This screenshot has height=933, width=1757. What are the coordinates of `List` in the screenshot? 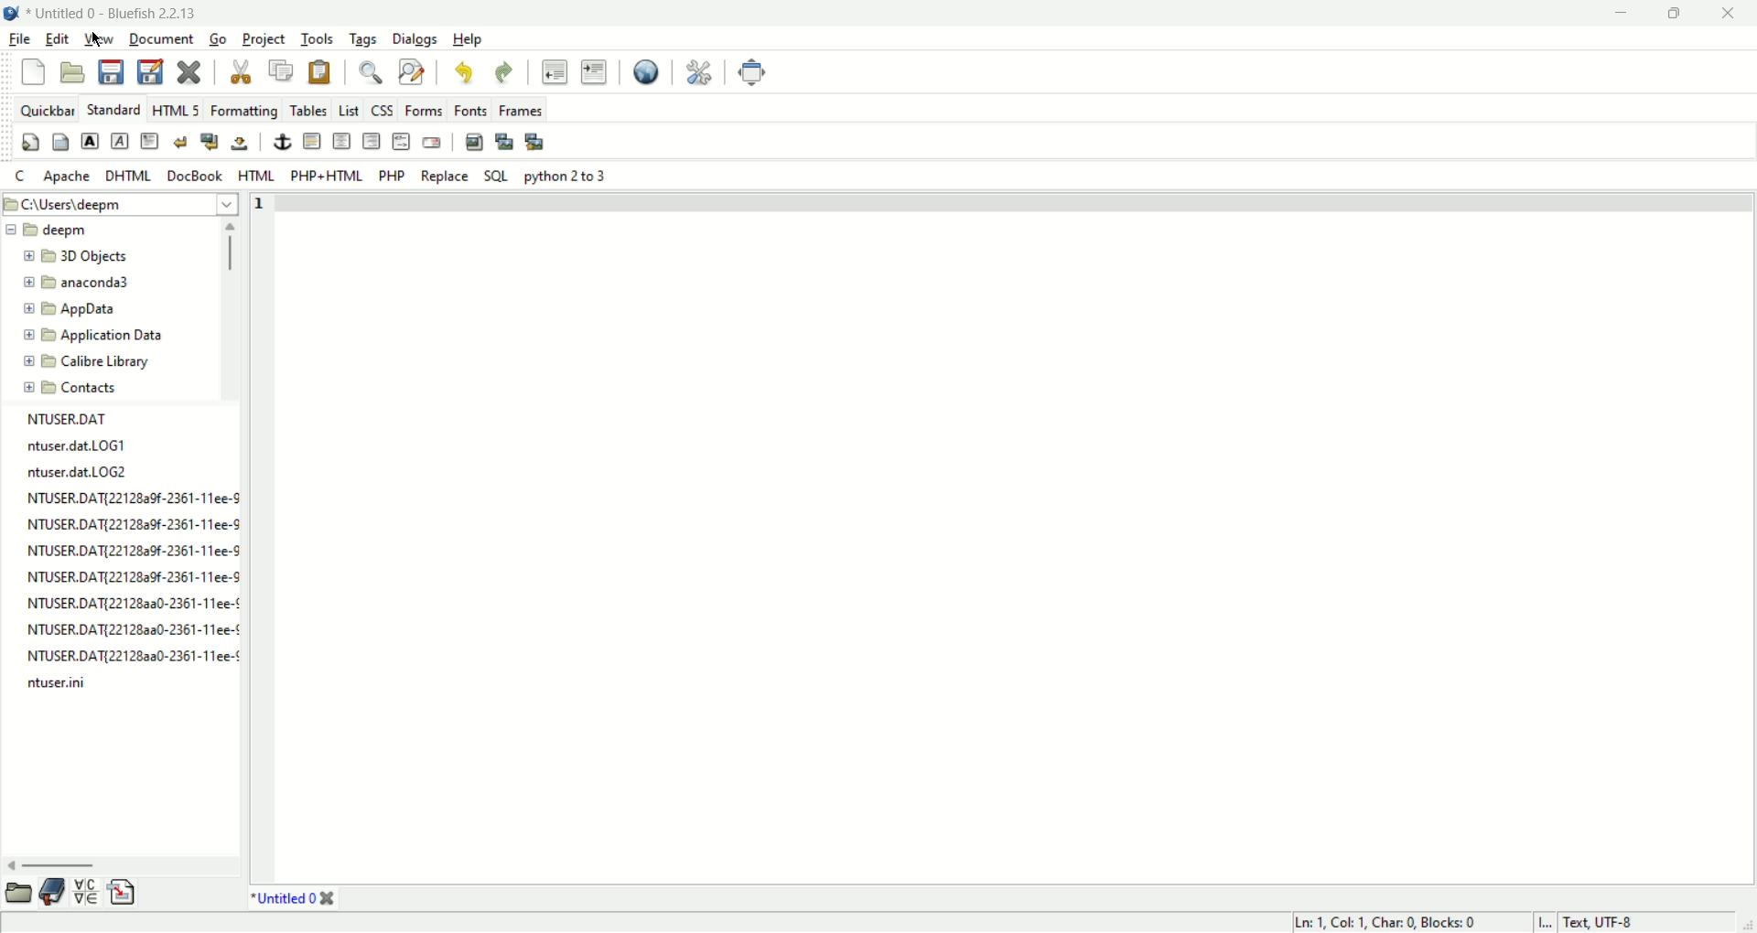 It's located at (350, 110).